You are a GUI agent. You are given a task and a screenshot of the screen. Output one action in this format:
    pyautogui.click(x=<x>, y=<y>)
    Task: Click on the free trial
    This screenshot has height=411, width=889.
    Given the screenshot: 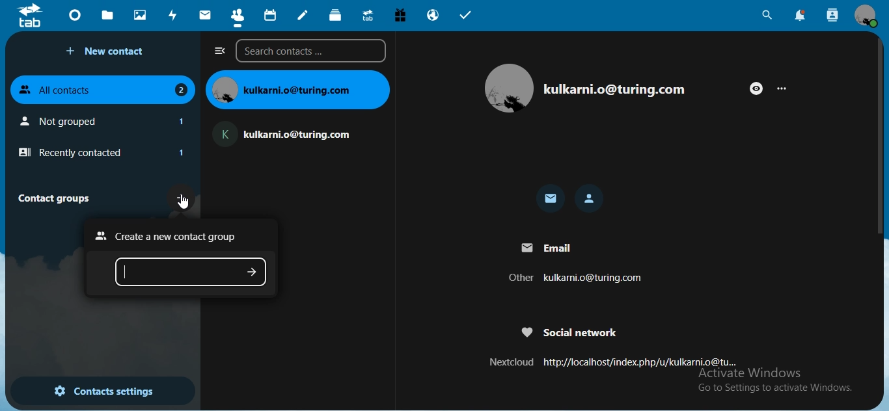 What is the action you would take?
    pyautogui.click(x=402, y=16)
    